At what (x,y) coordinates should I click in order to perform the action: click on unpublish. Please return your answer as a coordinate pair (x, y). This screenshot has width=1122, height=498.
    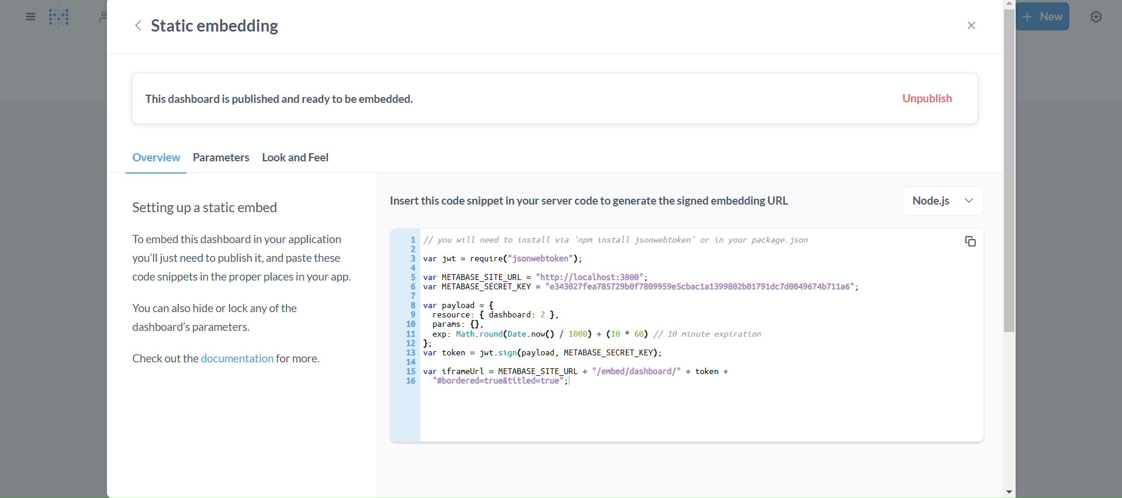
    Looking at the image, I should click on (927, 99).